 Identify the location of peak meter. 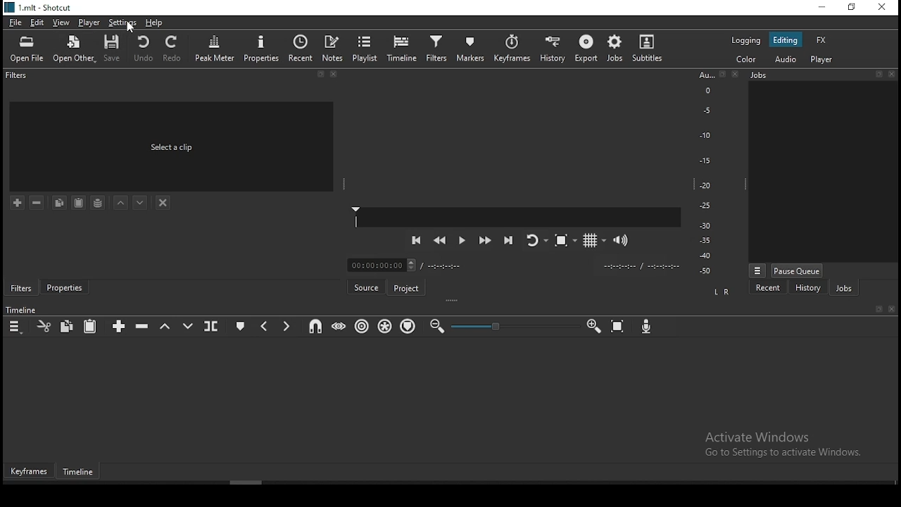
(215, 47).